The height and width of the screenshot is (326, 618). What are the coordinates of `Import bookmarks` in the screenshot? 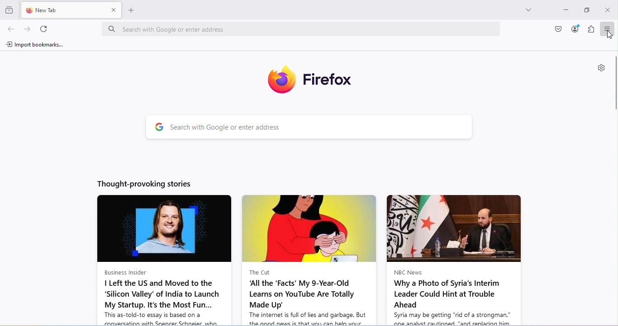 It's located at (35, 43).